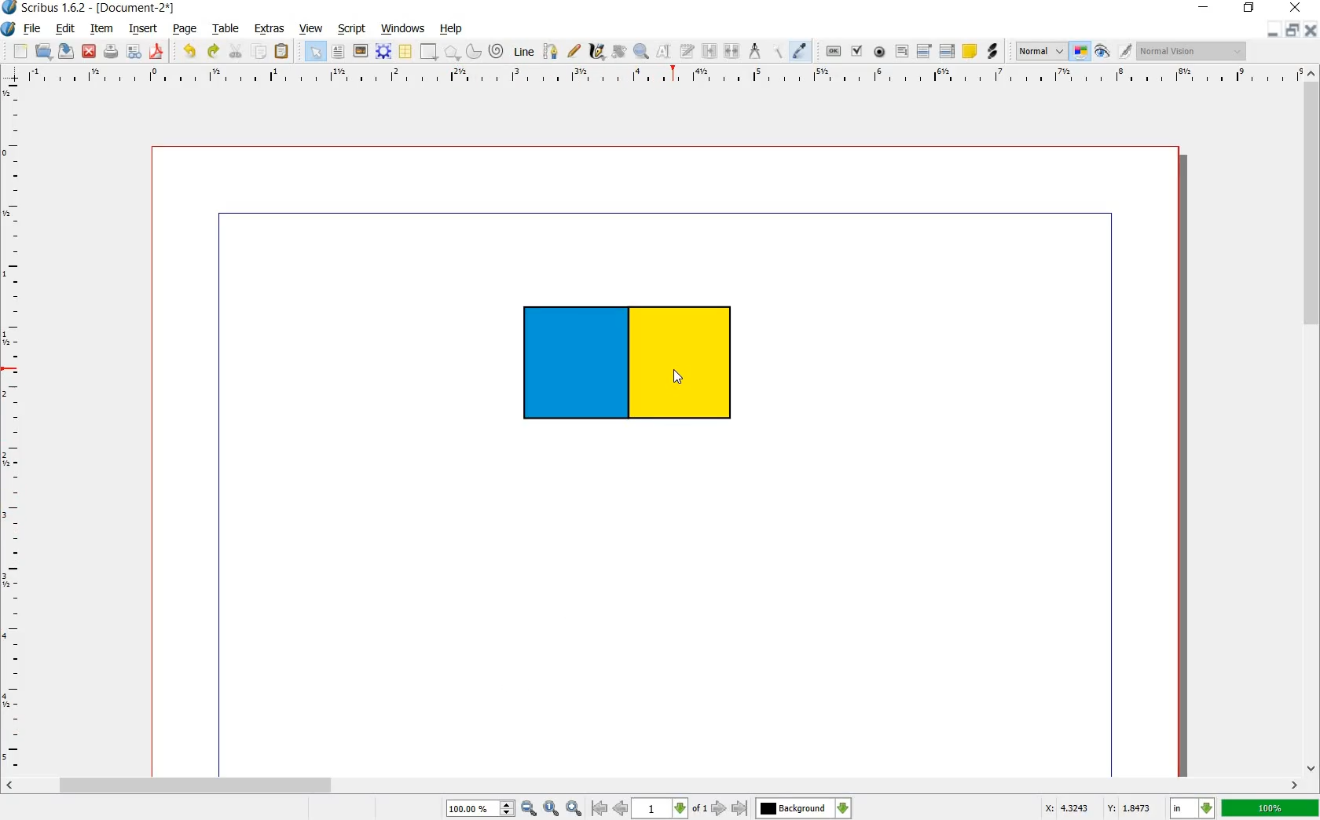 This screenshot has width=1320, height=820. I want to click on freehand line, so click(574, 49).